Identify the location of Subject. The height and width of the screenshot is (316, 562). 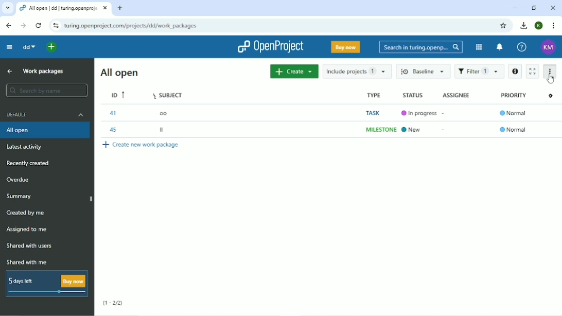
(170, 113).